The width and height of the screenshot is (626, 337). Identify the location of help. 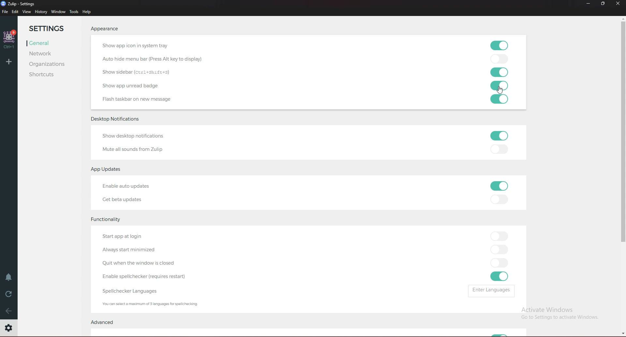
(88, 12).